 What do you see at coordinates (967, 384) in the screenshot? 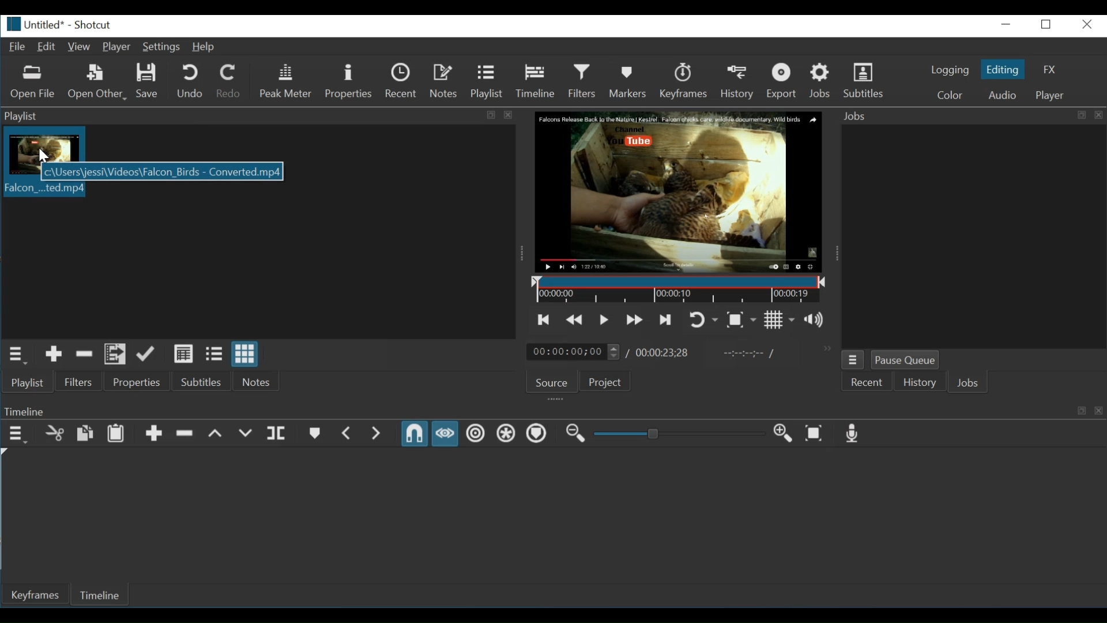
I see `Jobs` at bounding box center [967, 384].